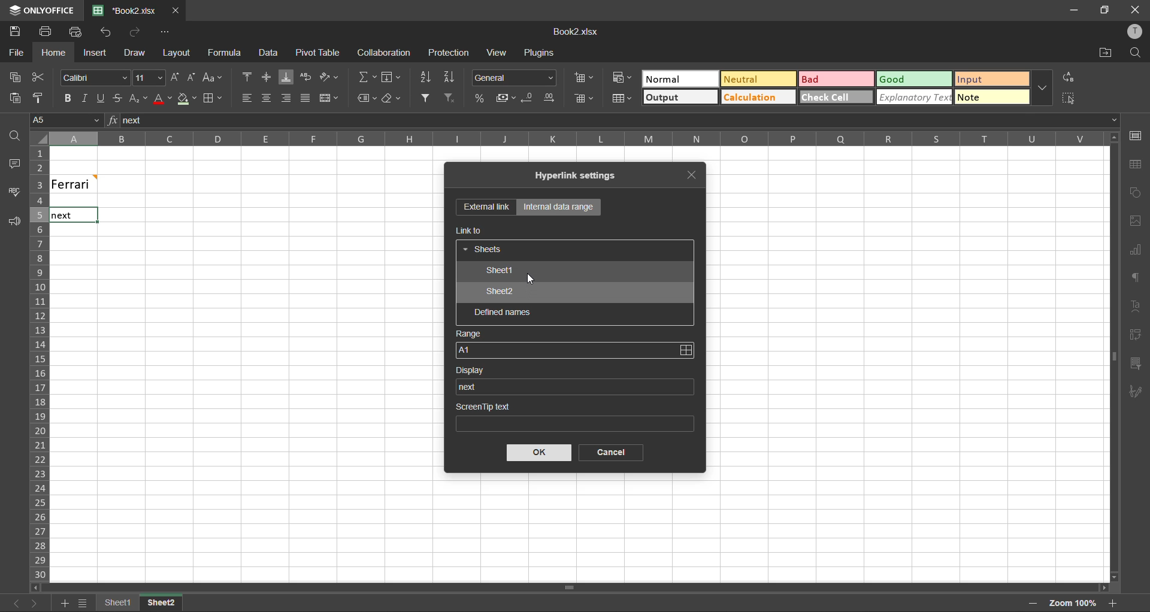 This screenshot has width=1150, height=612. Describe the element at coordinates (8, 602) in the screenshot. I see `previous` at that location.